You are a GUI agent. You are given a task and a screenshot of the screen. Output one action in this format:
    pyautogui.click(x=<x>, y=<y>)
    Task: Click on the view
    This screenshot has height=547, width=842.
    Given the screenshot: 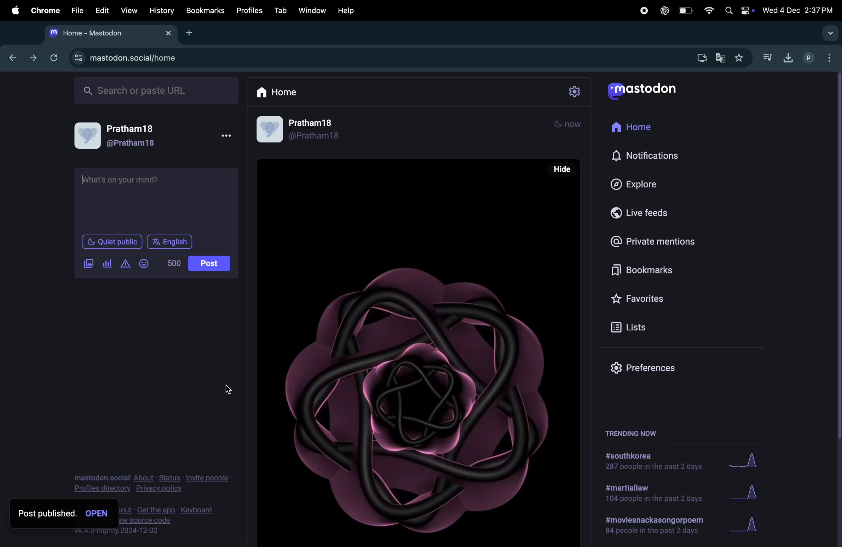 What is the action you would take?
    pyautogui.click(x=128, y=10)
    